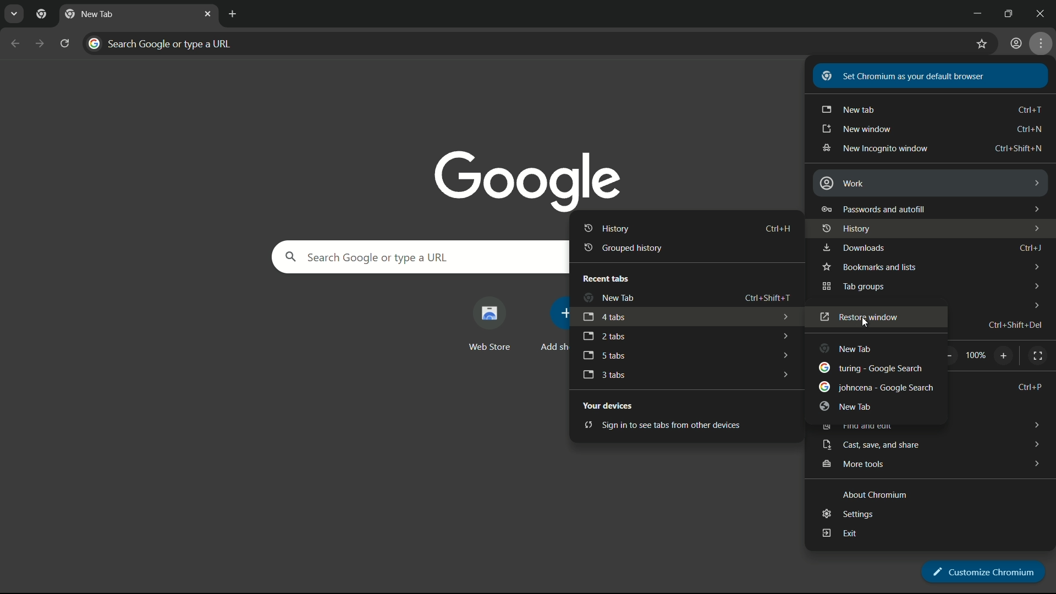  What do you see at coordinates (867, 367) in the screenshot?
I see `turing search tab` at bounding box center [867, 367].